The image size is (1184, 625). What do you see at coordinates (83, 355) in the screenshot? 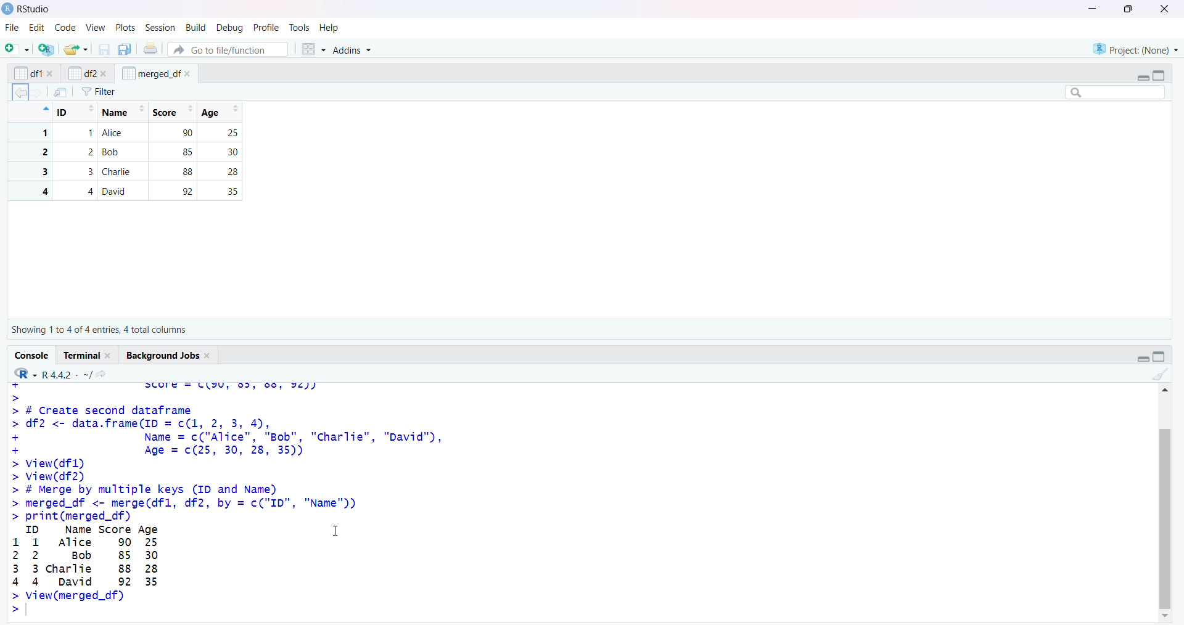
I see `Terminal` at bounding box center [83, 355].